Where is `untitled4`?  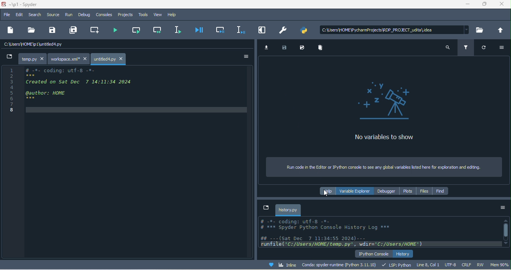
untitled4 is located at coordinates (109, 59).